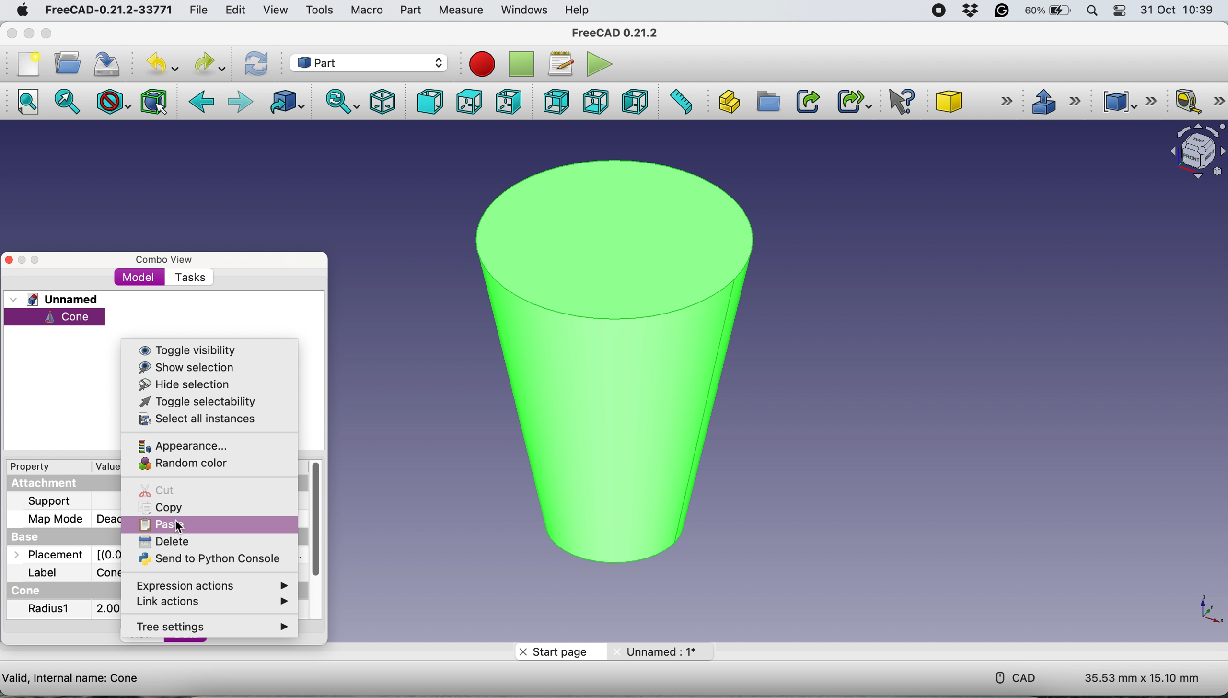 Image resolution: width=1228 pixels, height=698 pixels. Describe the element at coordinates (383, 101) in the screenshot. I see `isometric view` at that location.